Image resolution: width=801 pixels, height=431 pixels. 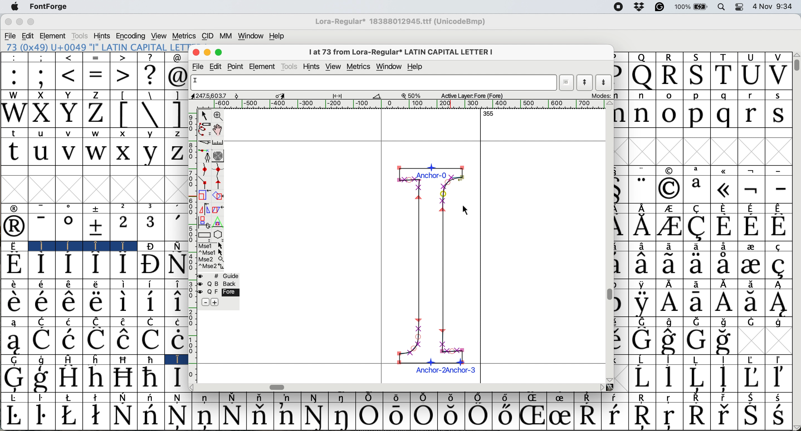 I want to click on ?, so click(x=150, y=75).